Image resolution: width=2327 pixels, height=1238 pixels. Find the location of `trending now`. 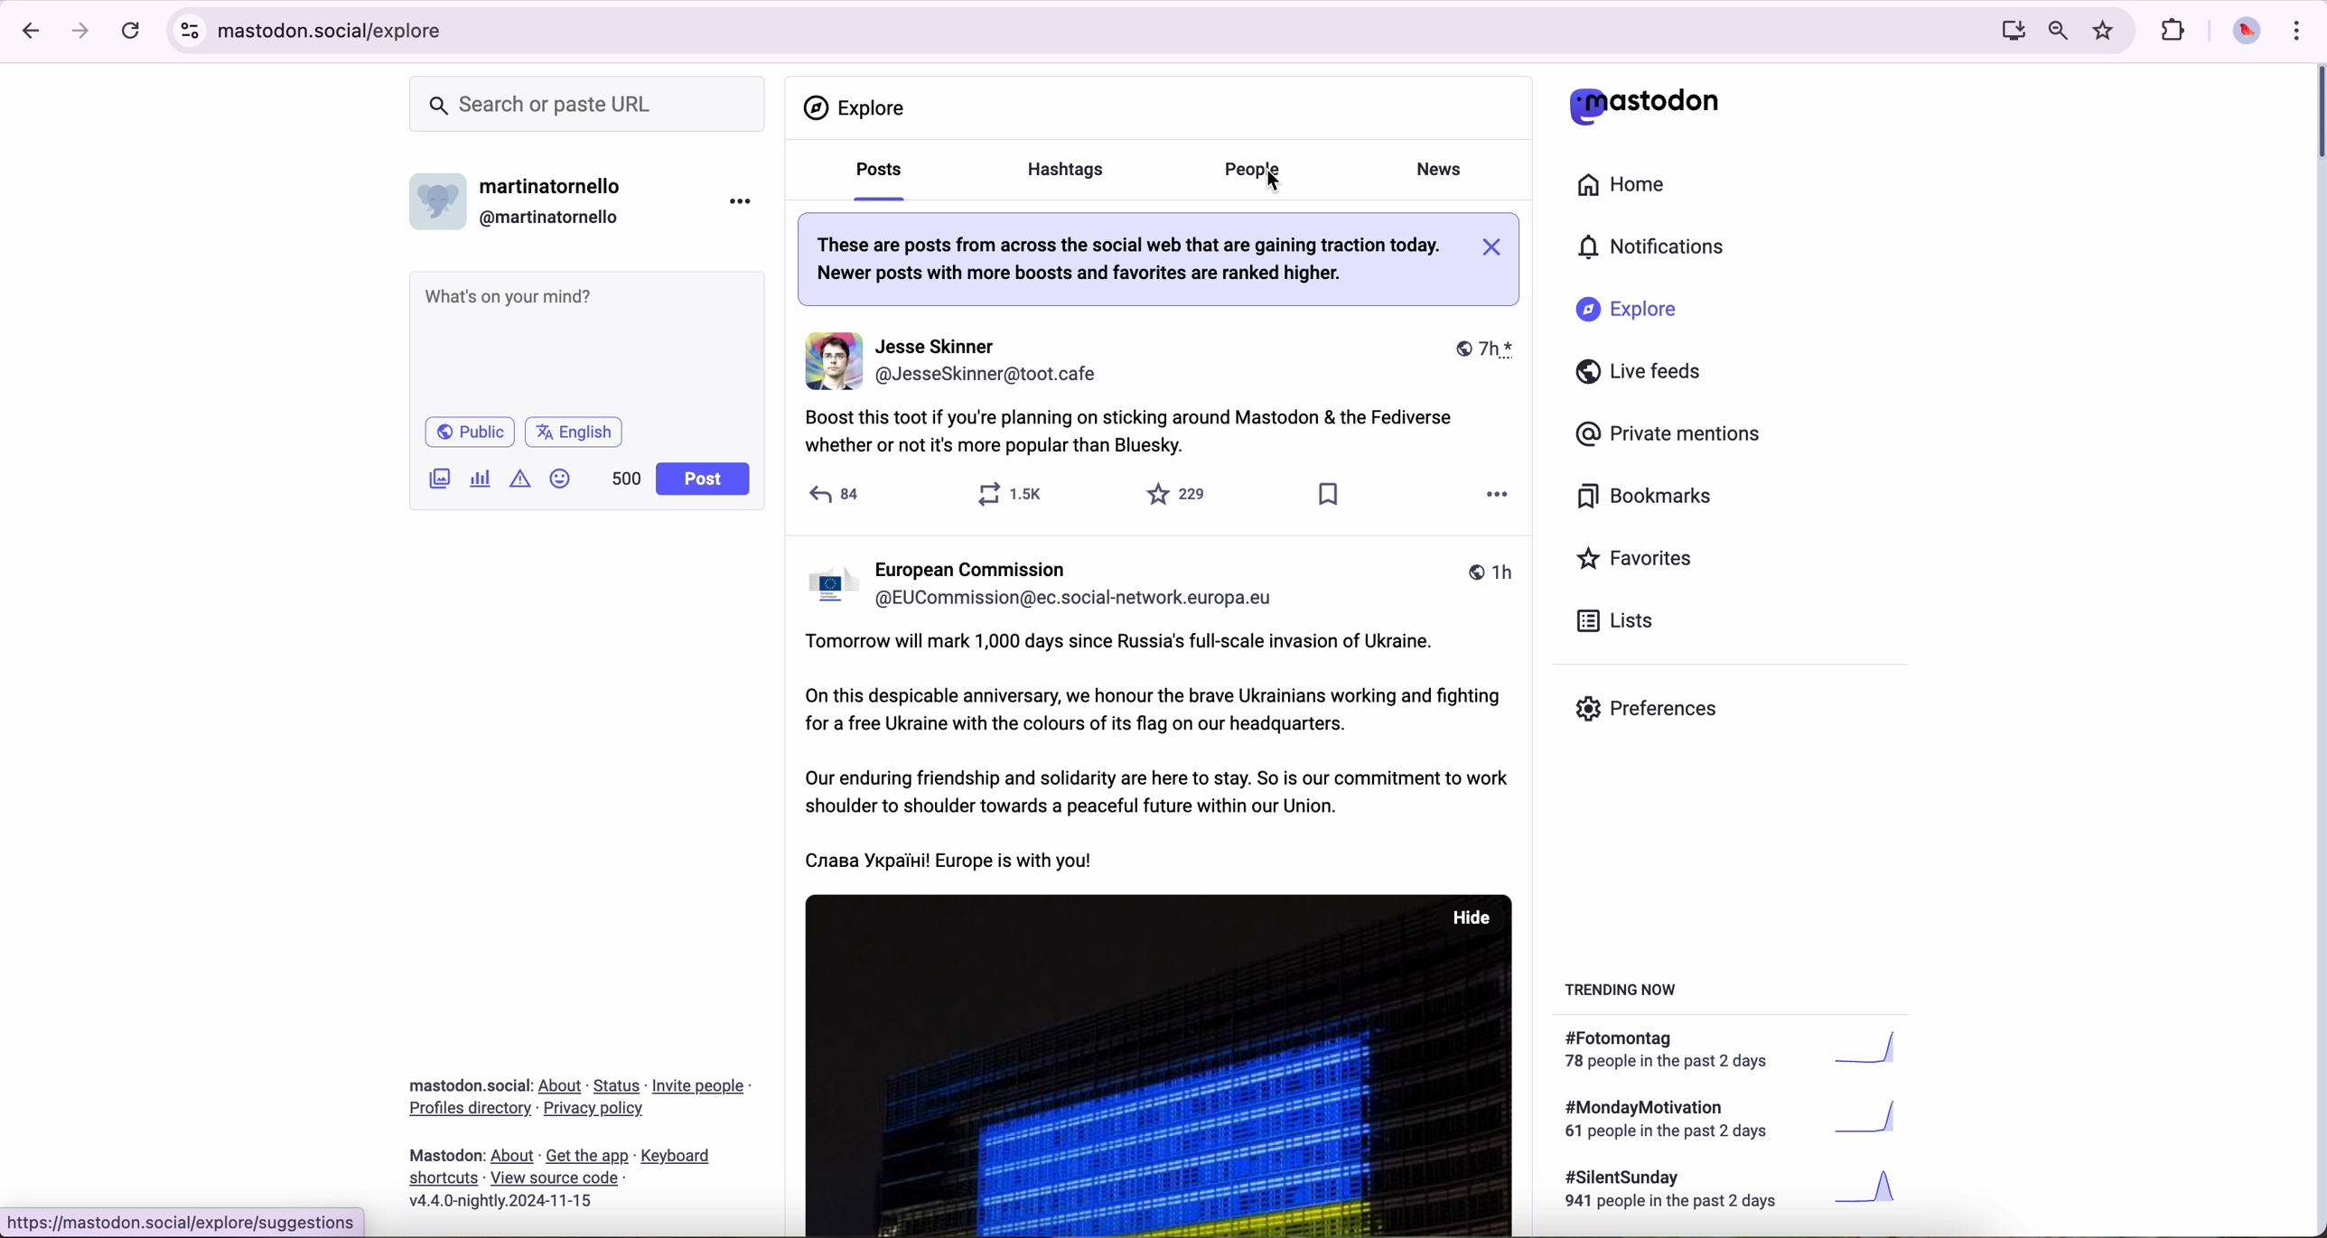

trending now is located at coordinates (1623, 988).